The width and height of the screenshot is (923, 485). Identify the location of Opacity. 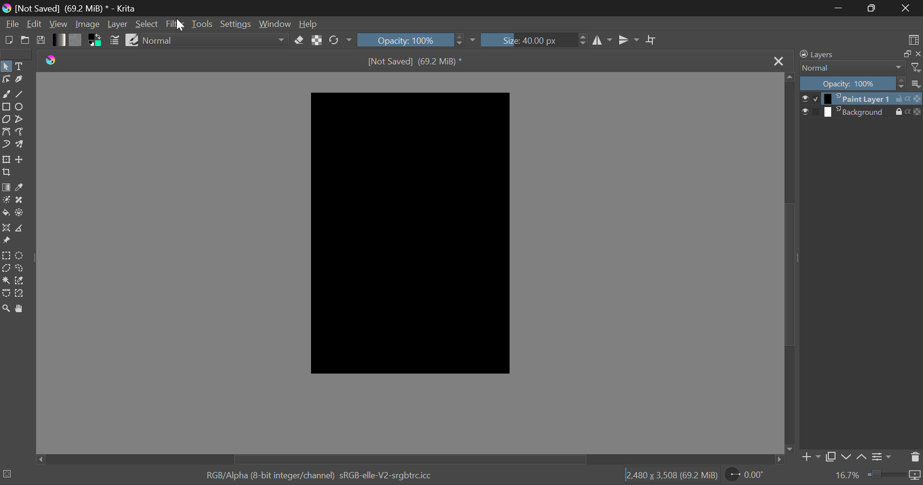
(416, 39).